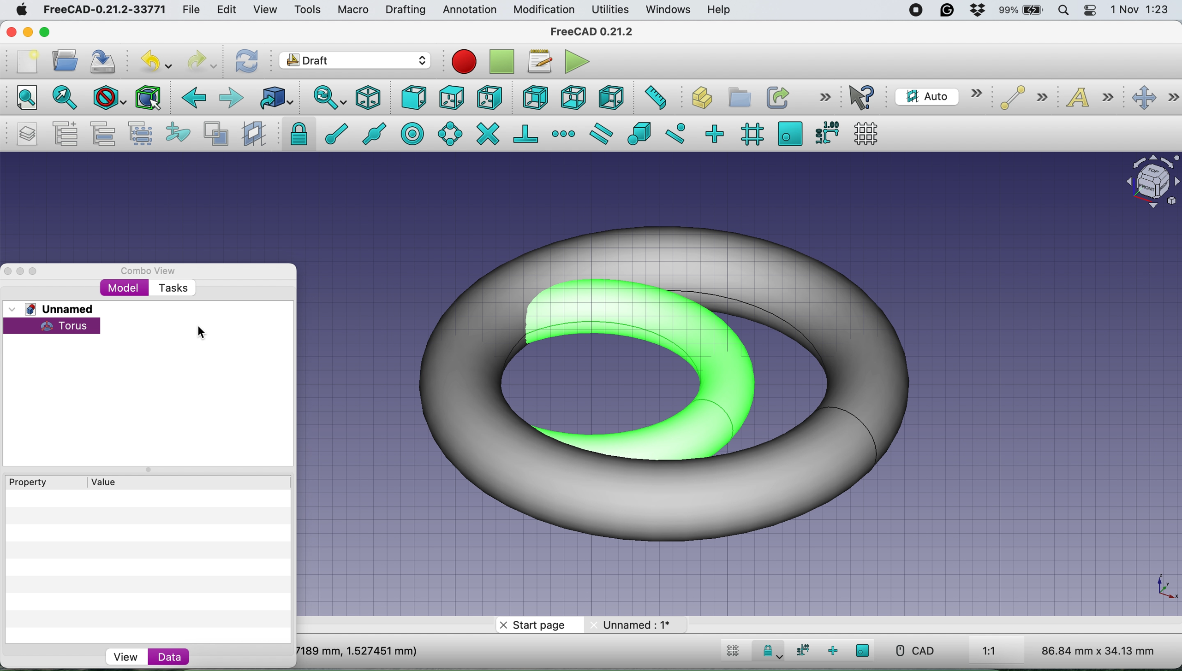 Image resolution: width=1182 pixels, height=671 pixels. I want to click on dropbox, so click(976, 10).